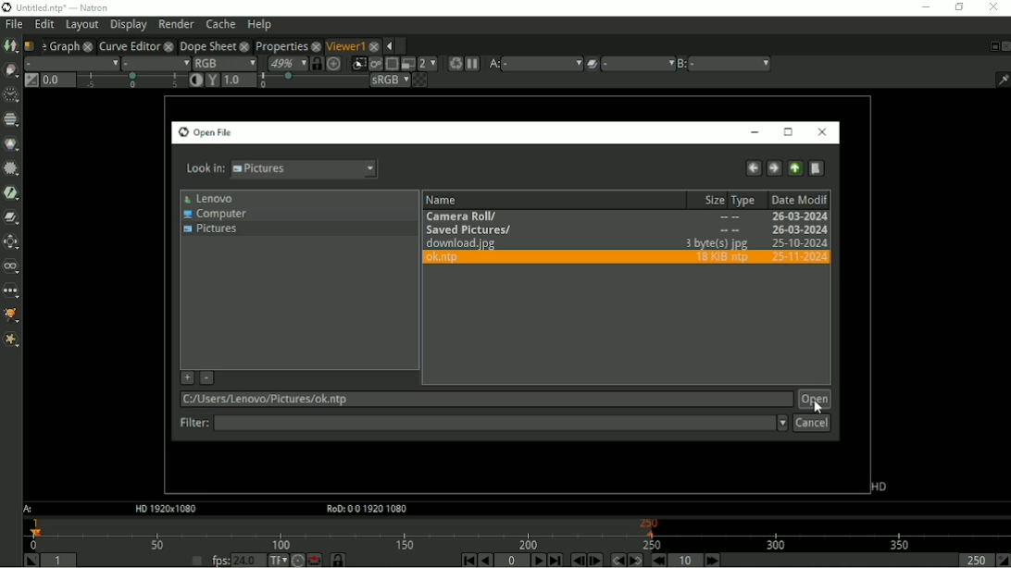 This screenshot has height=568, width=1011. Describe the element at coordinates (82, 7) in the screenshot. I see `title` at that location.